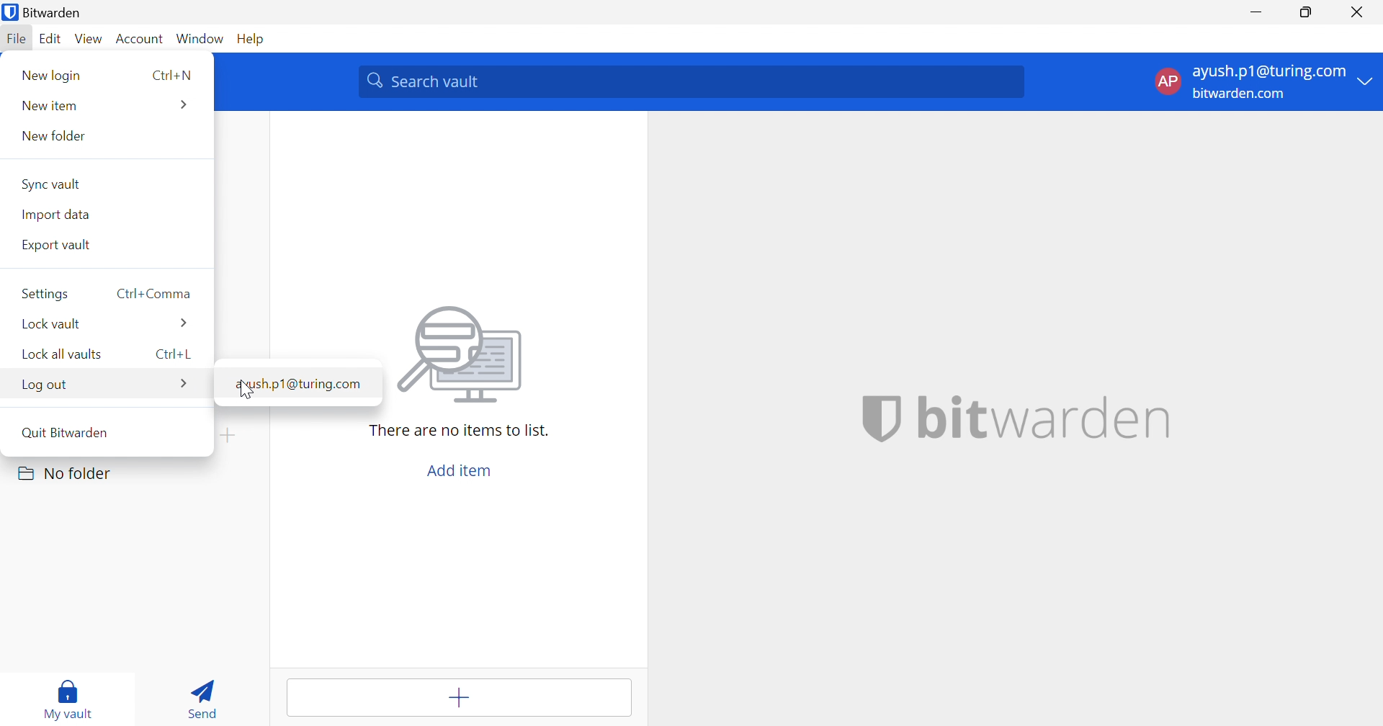 This screenshot has height=726, width=1383. I want to click on Ctrl+l, so click(174, 354).